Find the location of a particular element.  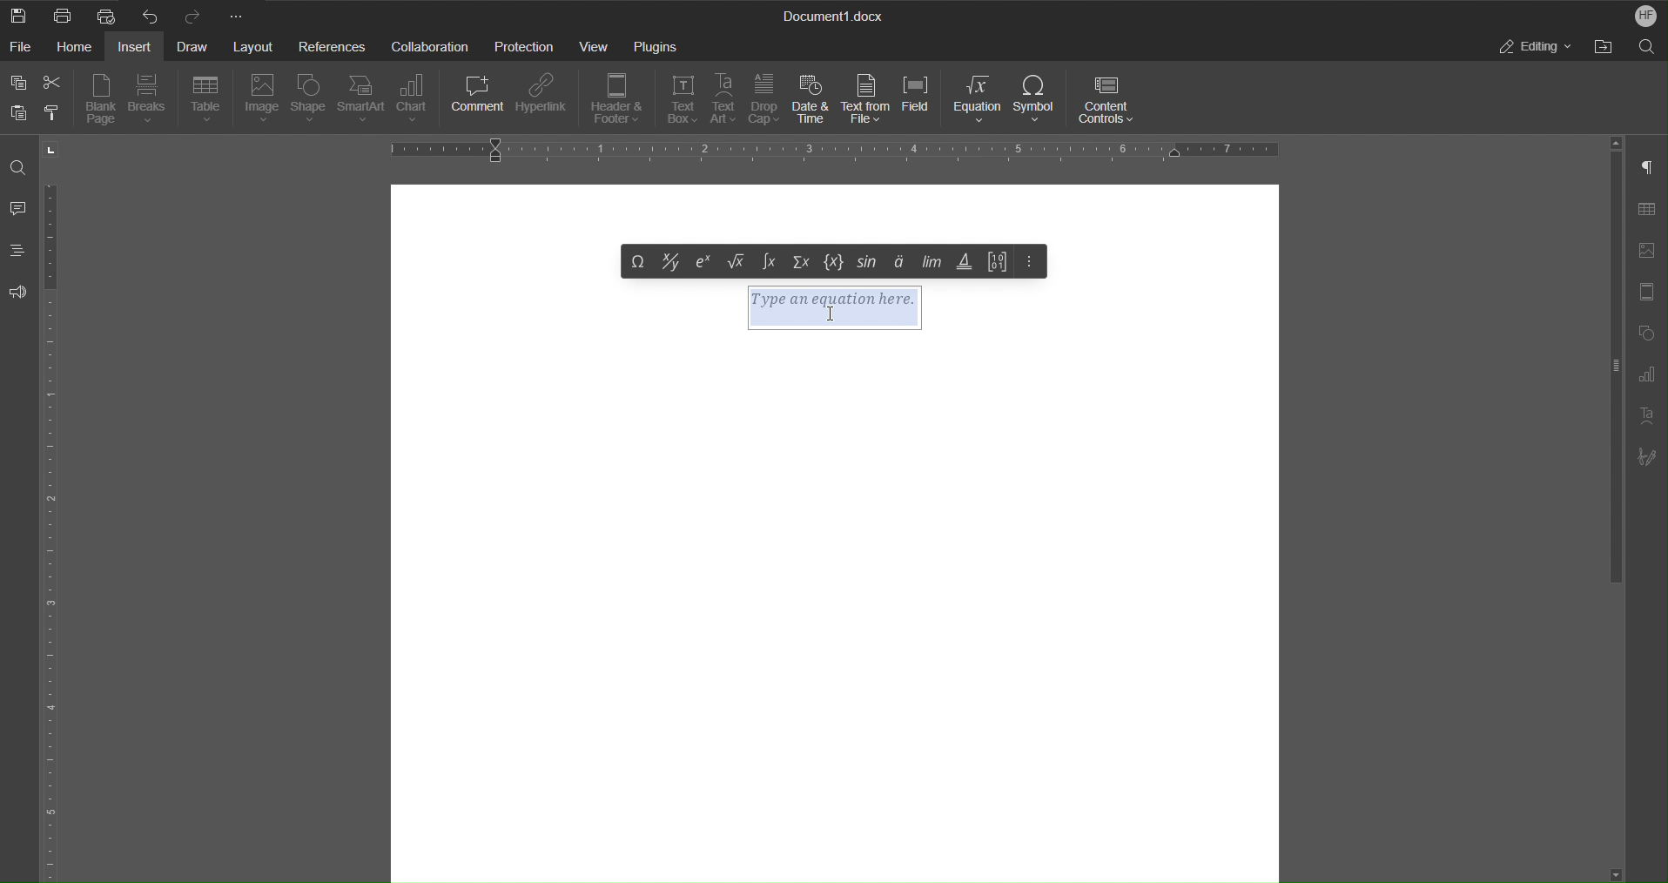

Content Controls is located at coordinates (1106, 100).